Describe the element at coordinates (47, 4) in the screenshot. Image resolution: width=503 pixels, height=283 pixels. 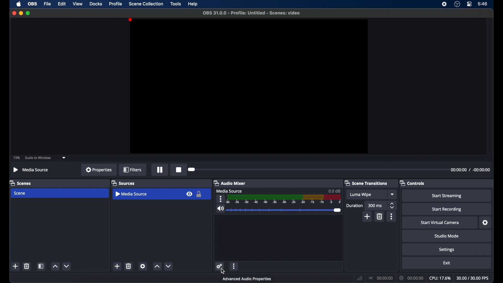
I see `file` at that location.